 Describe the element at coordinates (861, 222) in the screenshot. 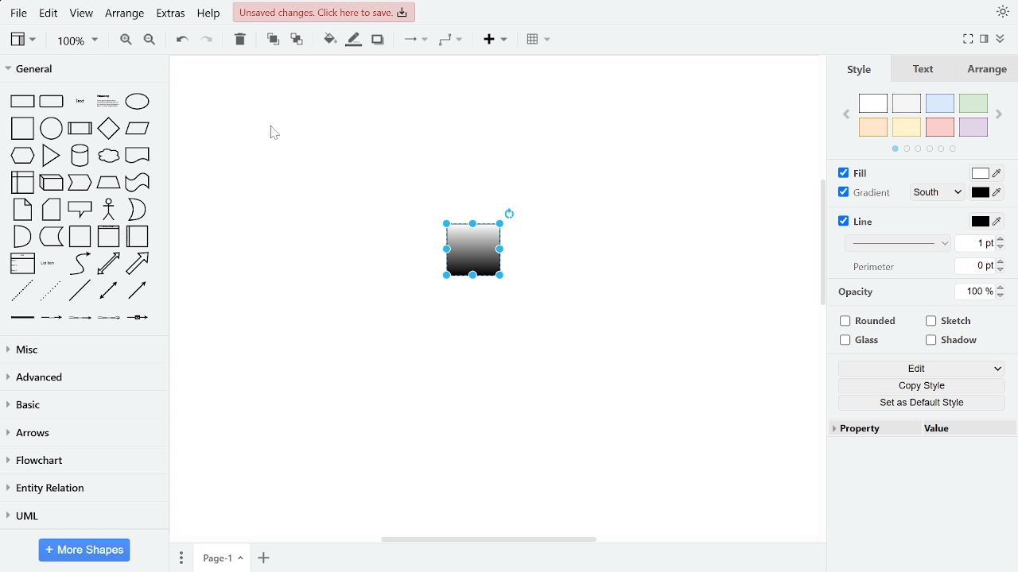

I see `line` at that location.